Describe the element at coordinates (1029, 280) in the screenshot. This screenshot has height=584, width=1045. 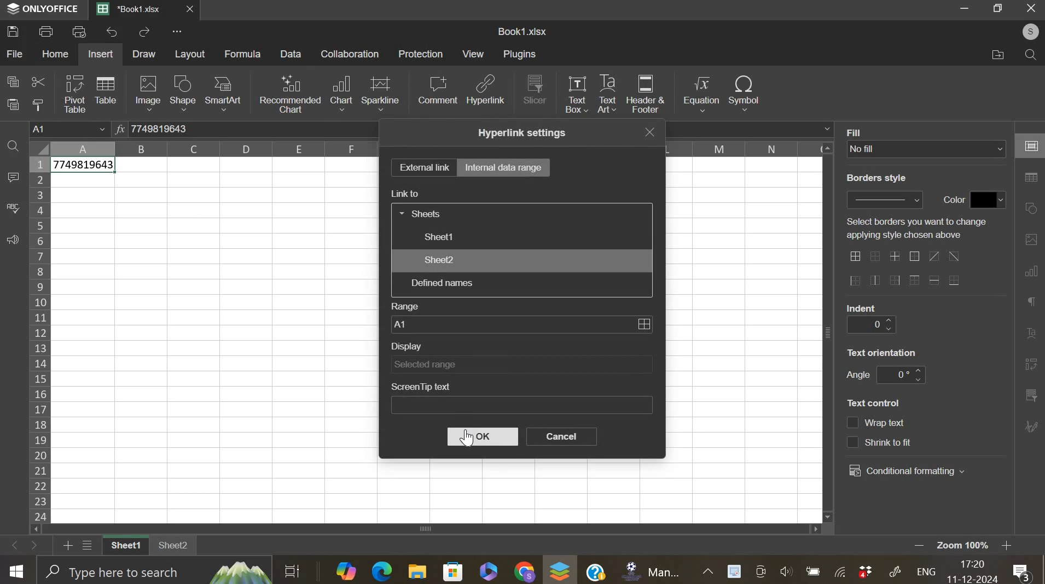
I see `right side bar` at that location.